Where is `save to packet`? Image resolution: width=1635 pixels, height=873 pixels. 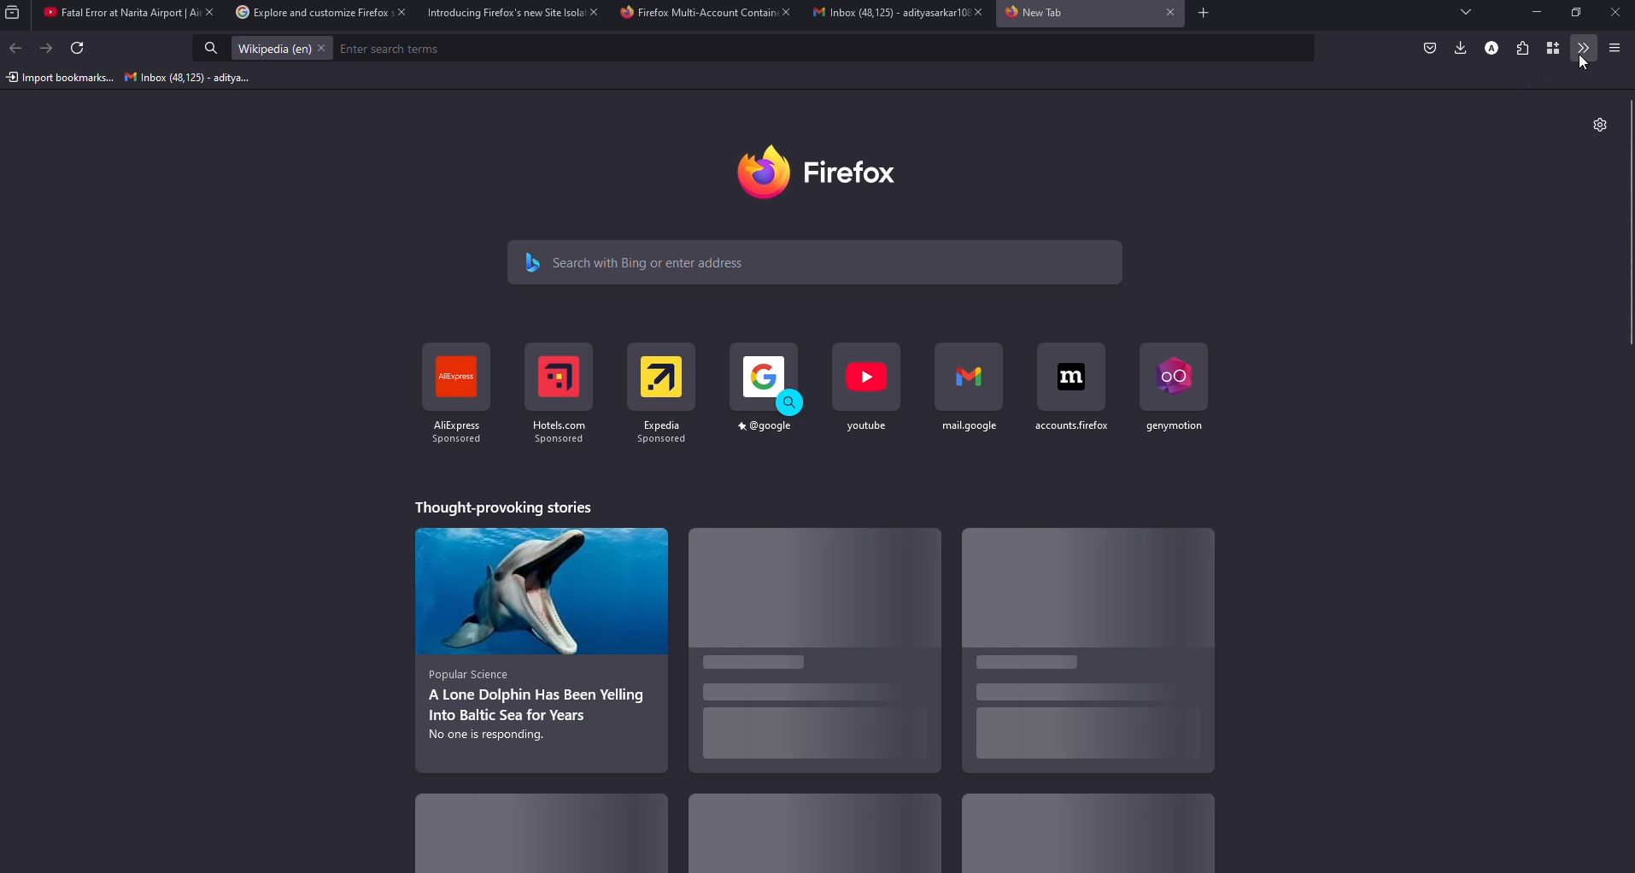
save to packet is located at coordinates (1429, 47).